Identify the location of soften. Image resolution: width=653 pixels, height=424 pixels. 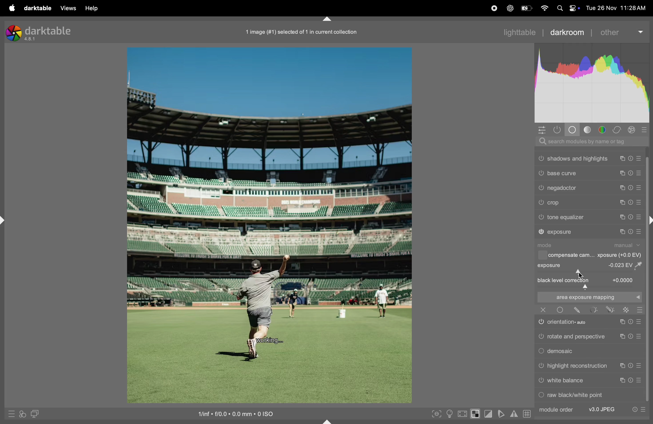
(502, 414).